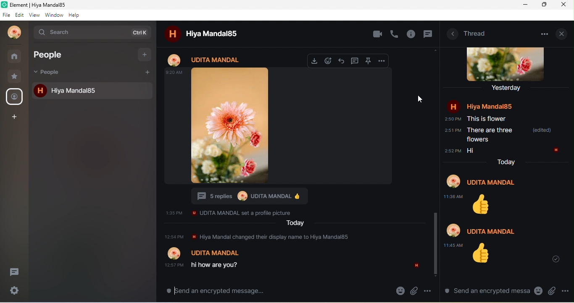 This screenshot has height=303, width=574. Describe the element at coordinates (454, 106) in the screenshot. I see `H` at that location.